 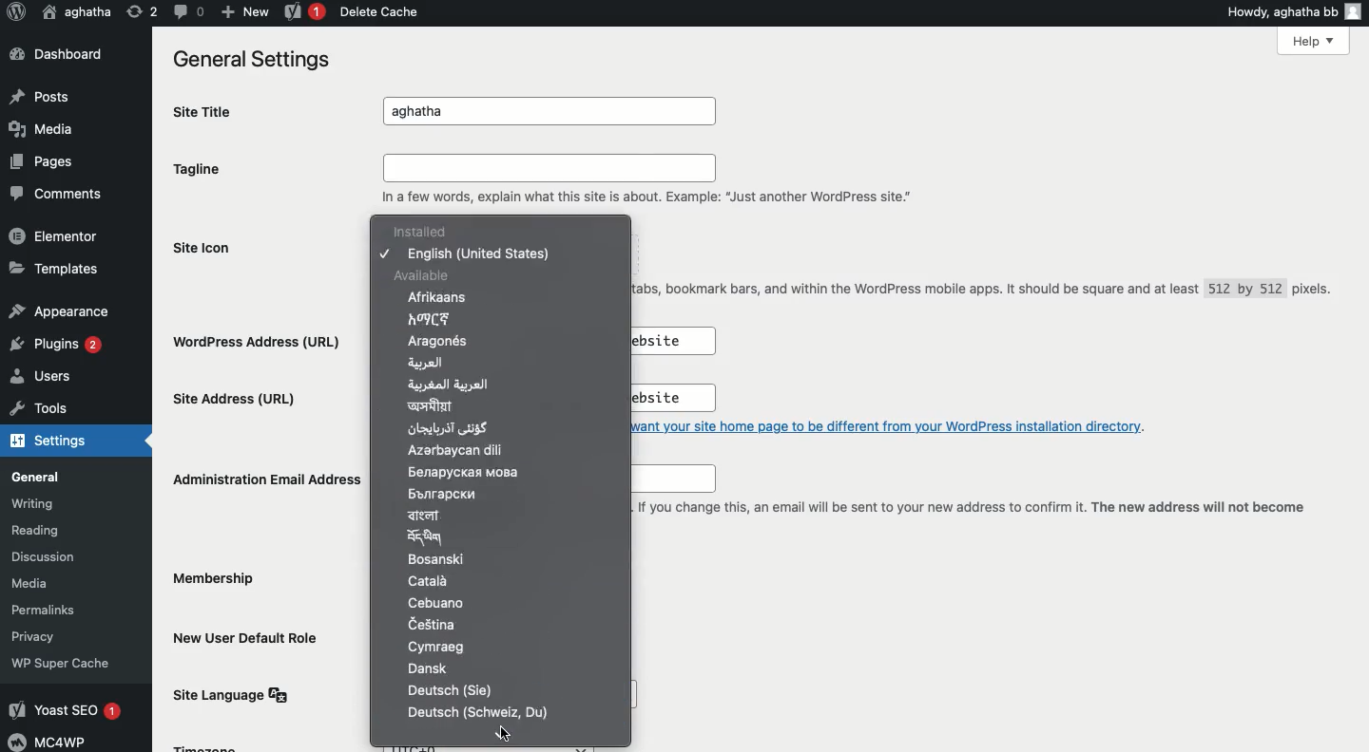 I want to click on Yoast, so click(x=305, y=10).